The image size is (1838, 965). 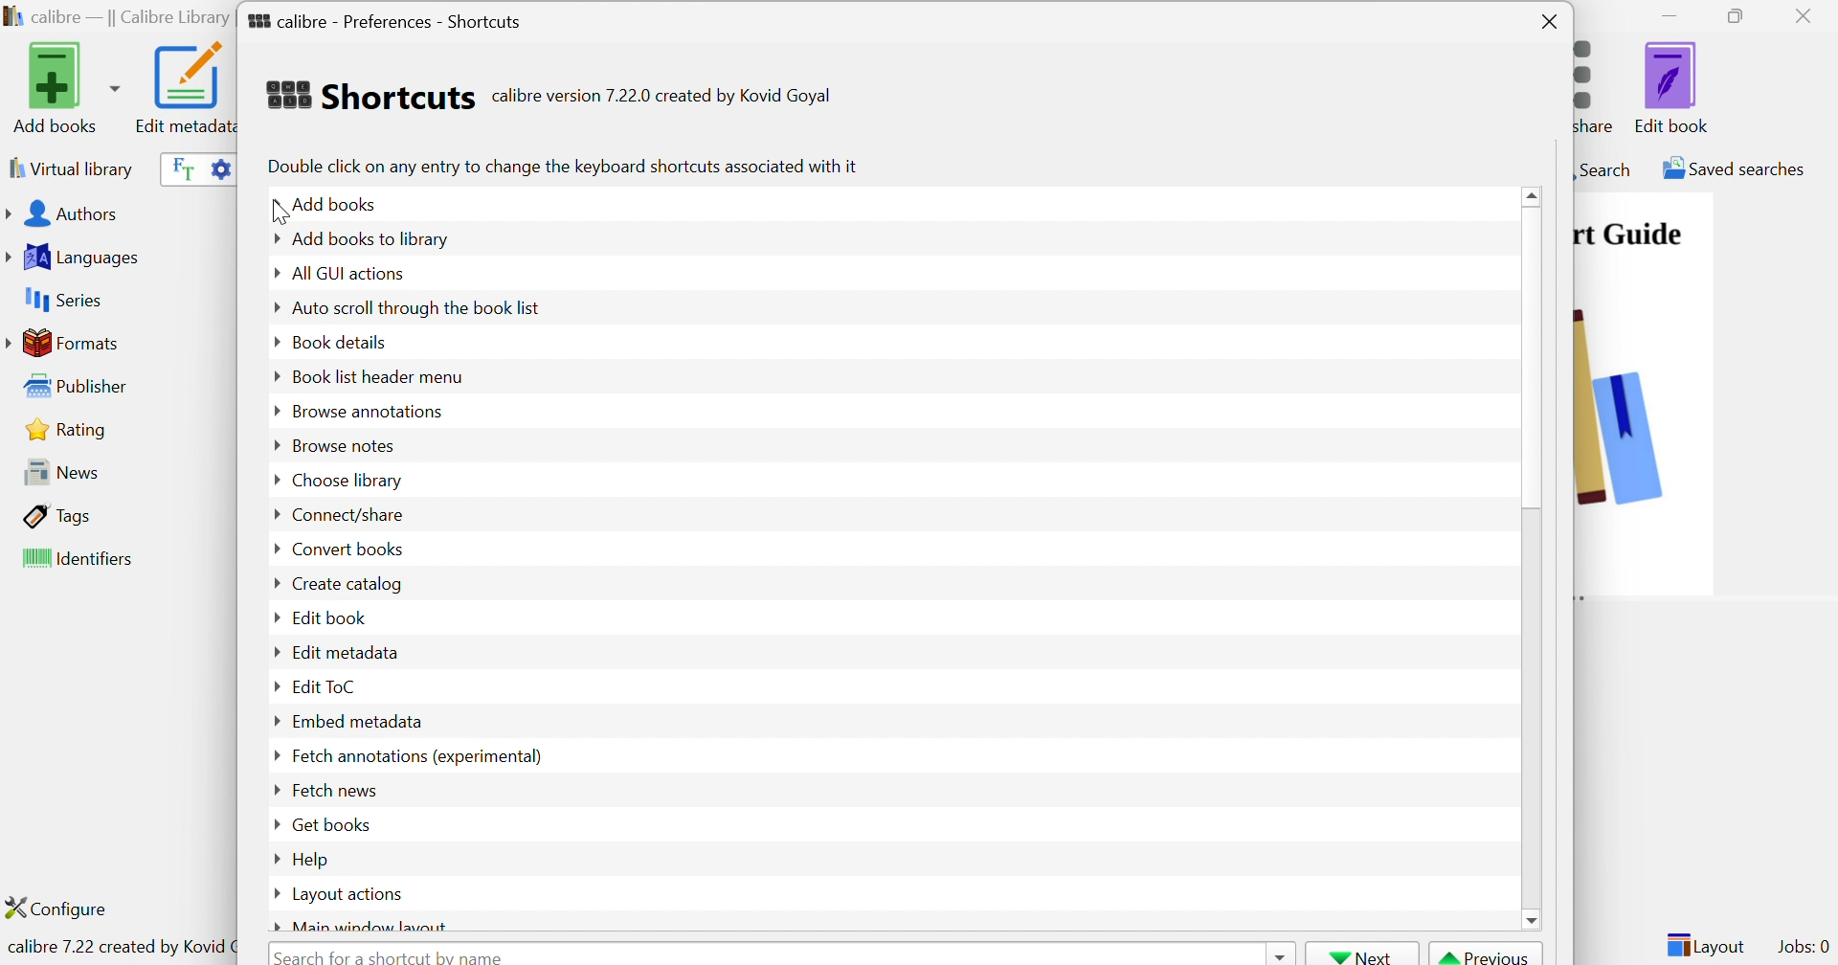 I want to click on Publisher, so click(x=80, y=387).